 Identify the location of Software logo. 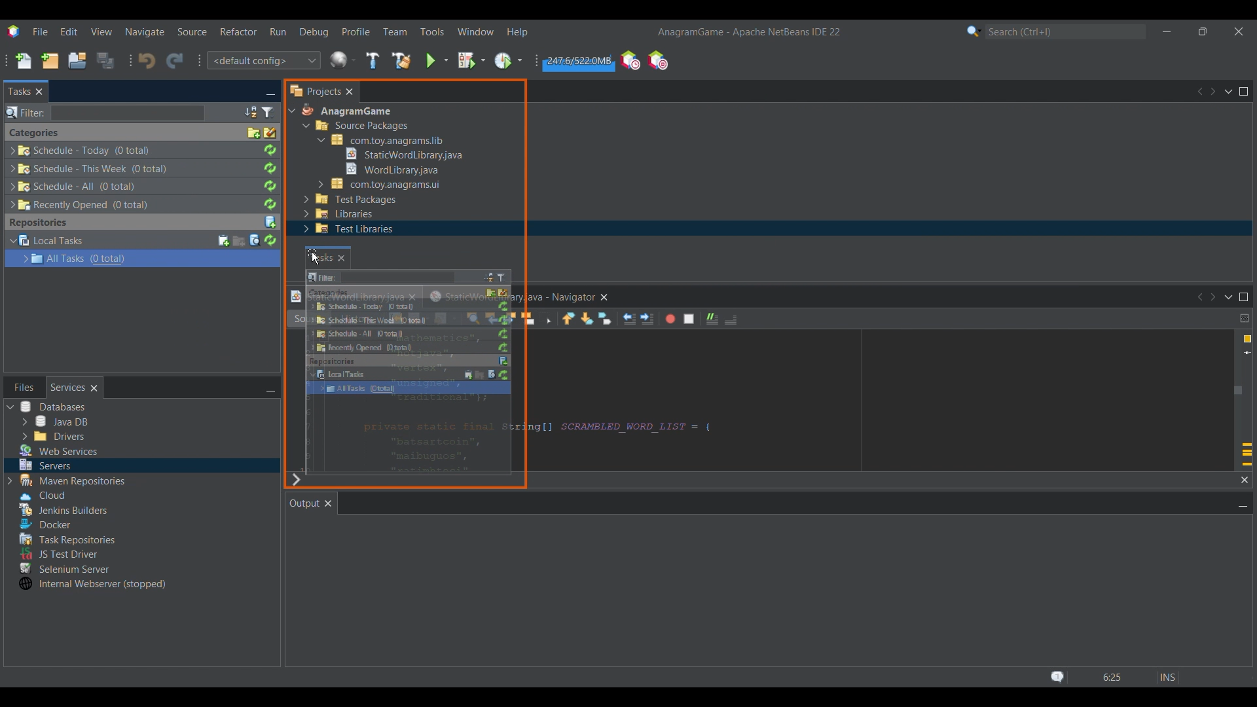
(14, 31).